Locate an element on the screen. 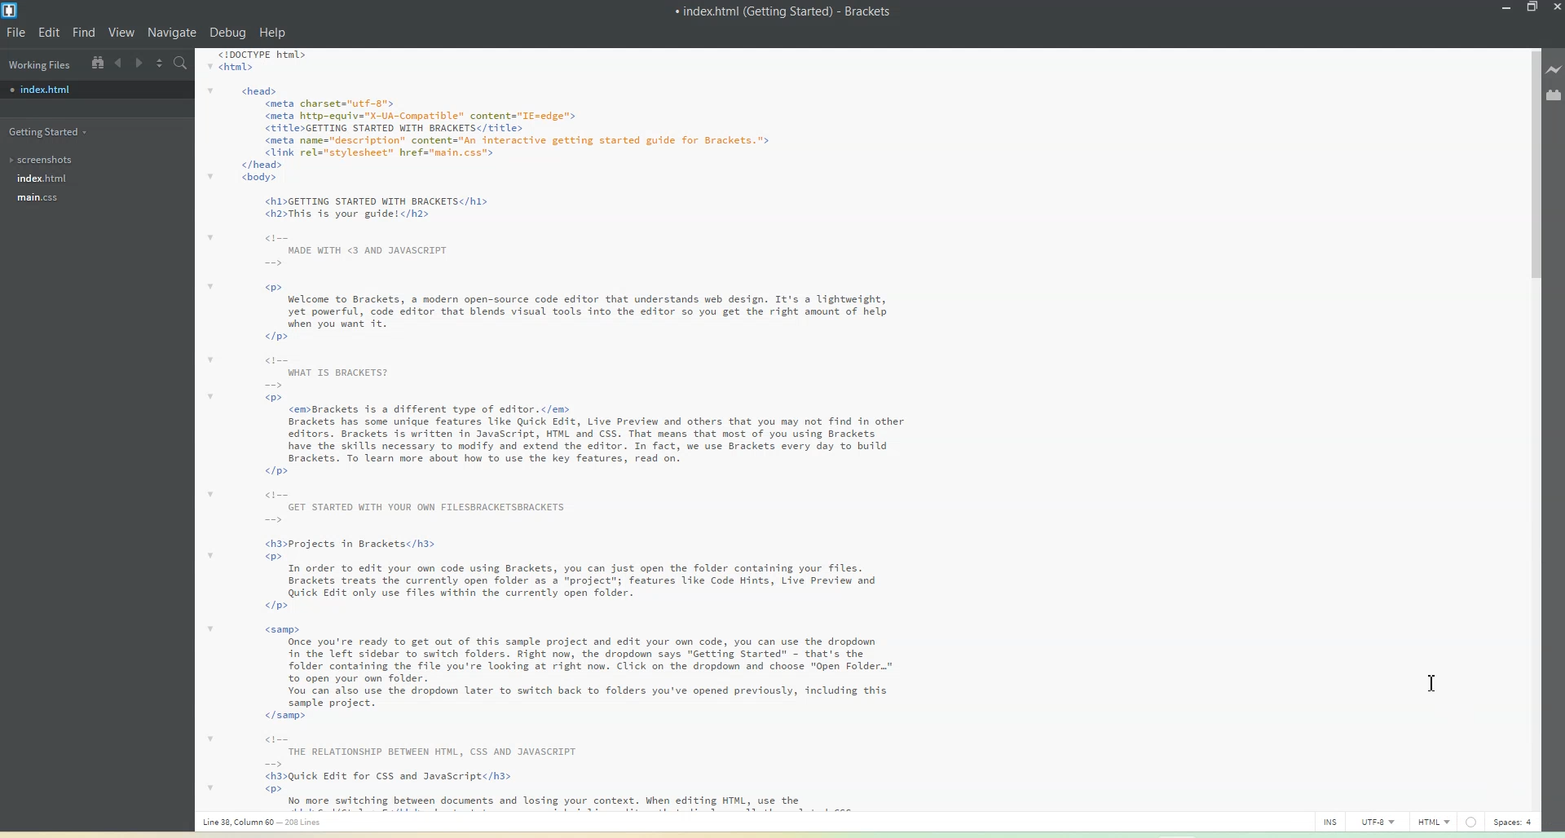 Image resolution: width=1565 pixels, height=838 pixels. Debug is located at coordinates (228, 33).